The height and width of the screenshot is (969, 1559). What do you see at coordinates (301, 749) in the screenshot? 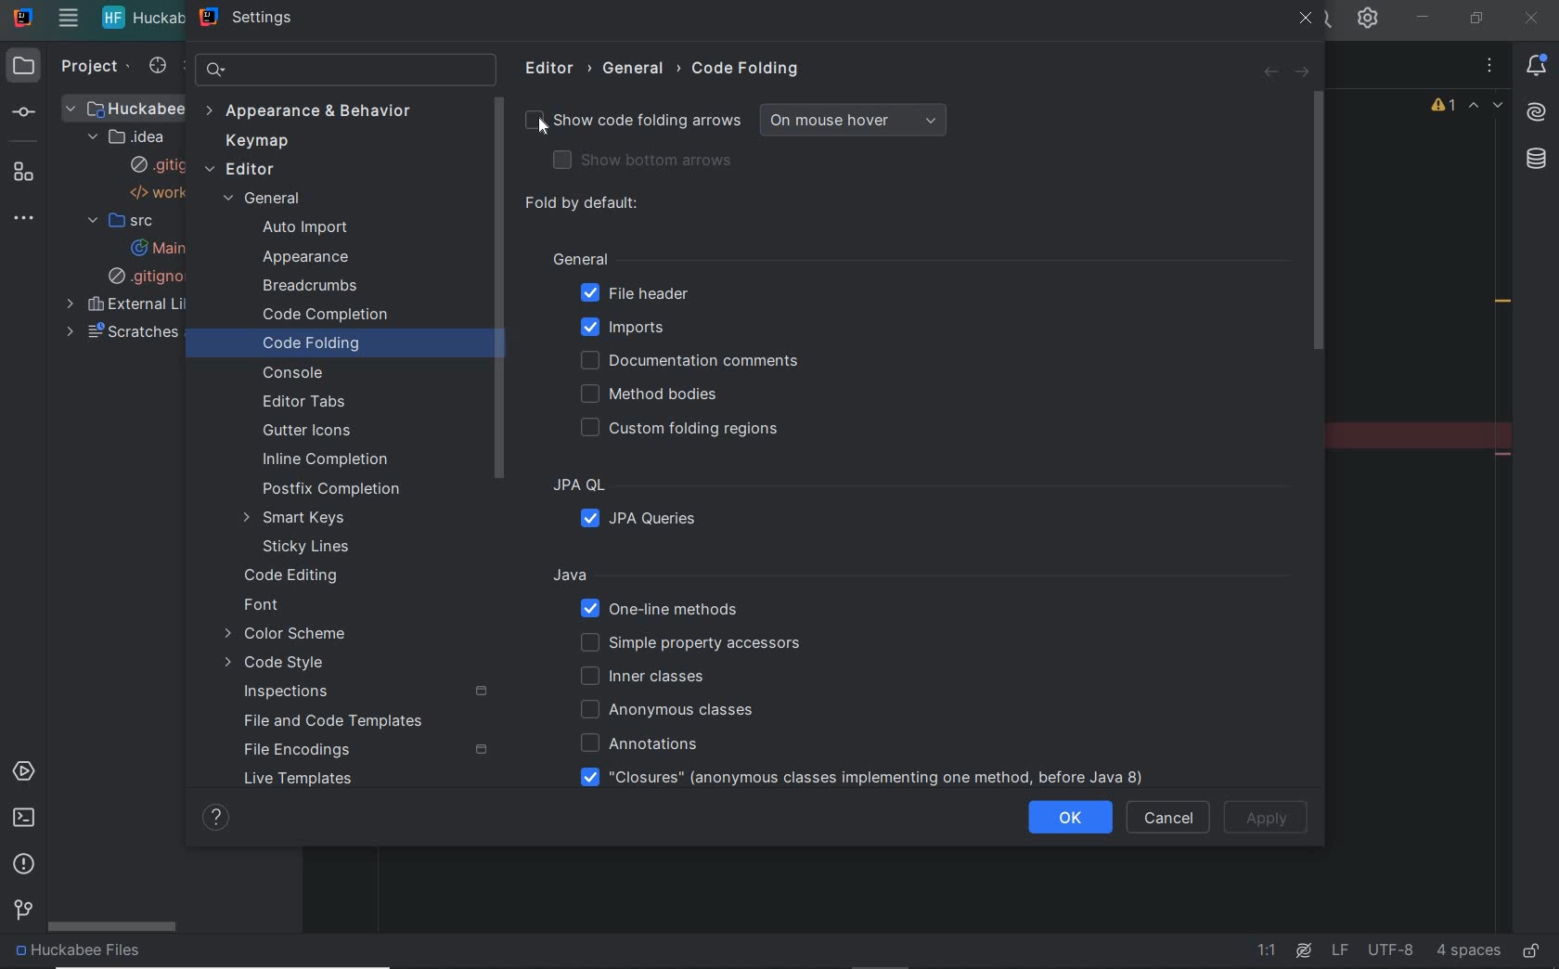
I see `file encodings` at bounding box center [301, 749].